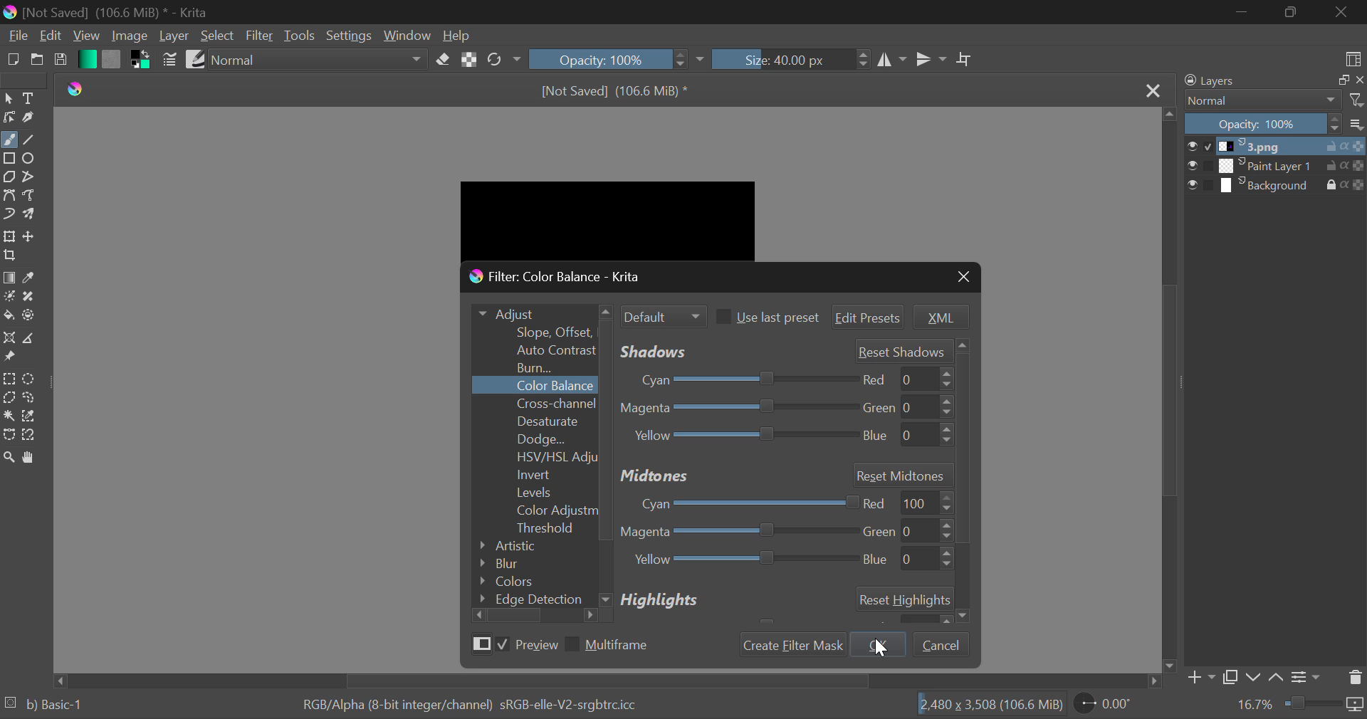  I want to click on Close, so click(965, 278).